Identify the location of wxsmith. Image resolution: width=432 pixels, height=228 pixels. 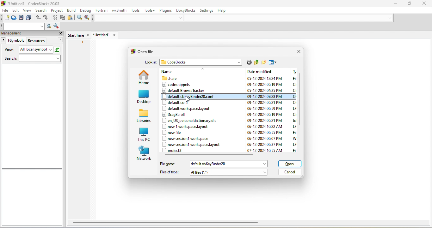
(119, 11).